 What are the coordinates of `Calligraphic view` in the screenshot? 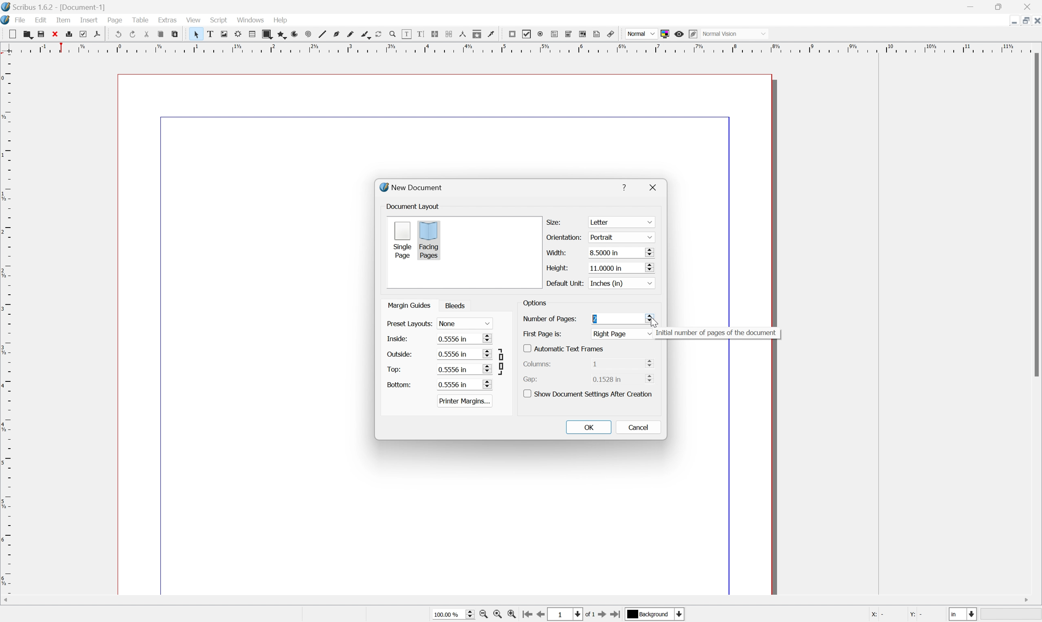 It's located at (363, 34).